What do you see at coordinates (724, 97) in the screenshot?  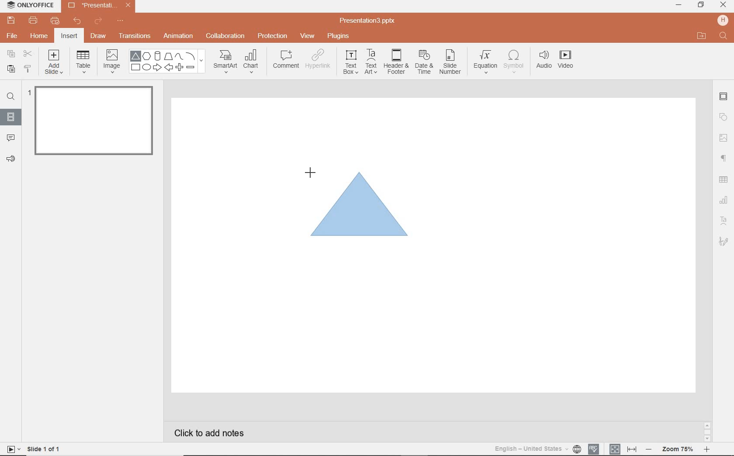 I see `SLIDE SETTINGS` at bounding box center [724, 97].